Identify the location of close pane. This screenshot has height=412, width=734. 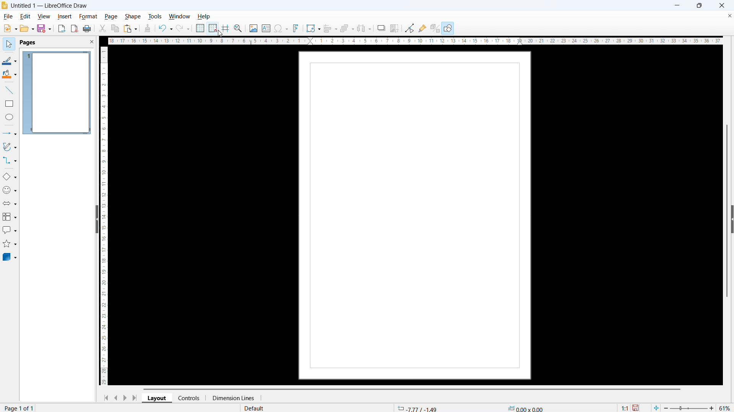
(91, 41).